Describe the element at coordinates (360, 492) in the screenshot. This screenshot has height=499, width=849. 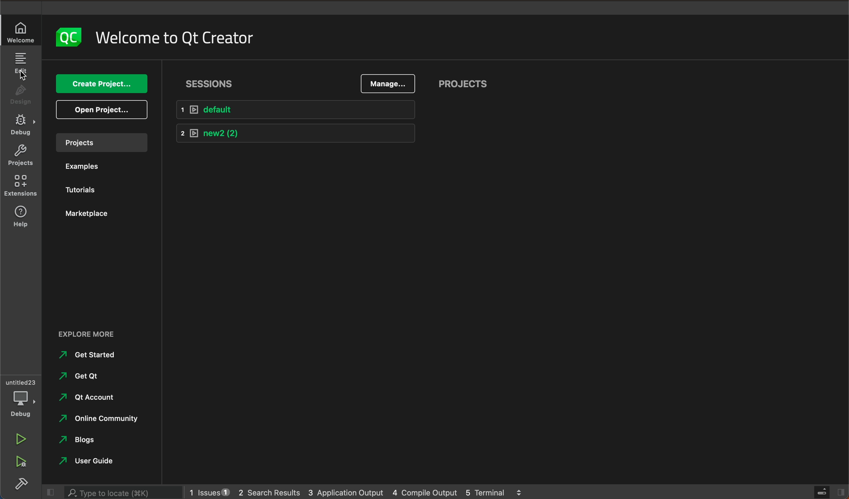
I see `logs` at that location.